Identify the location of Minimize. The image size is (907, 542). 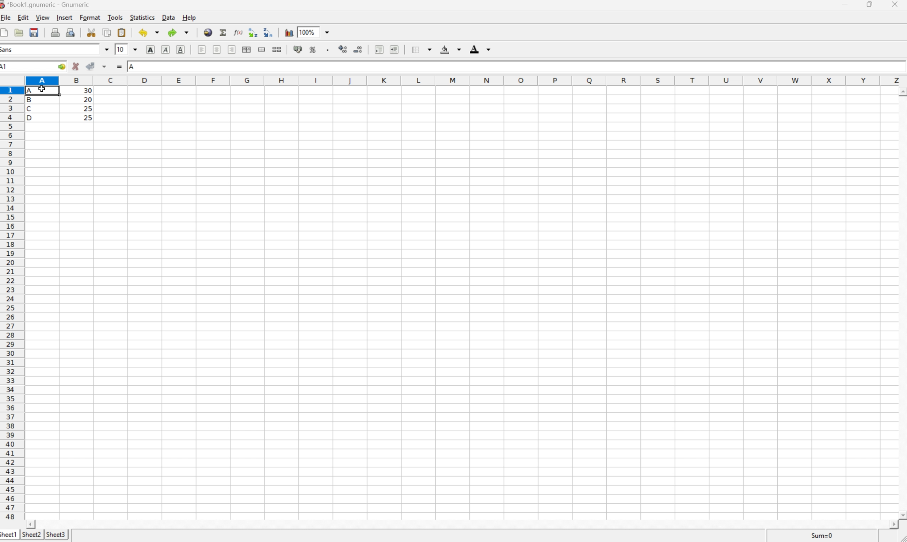
(845, 4).